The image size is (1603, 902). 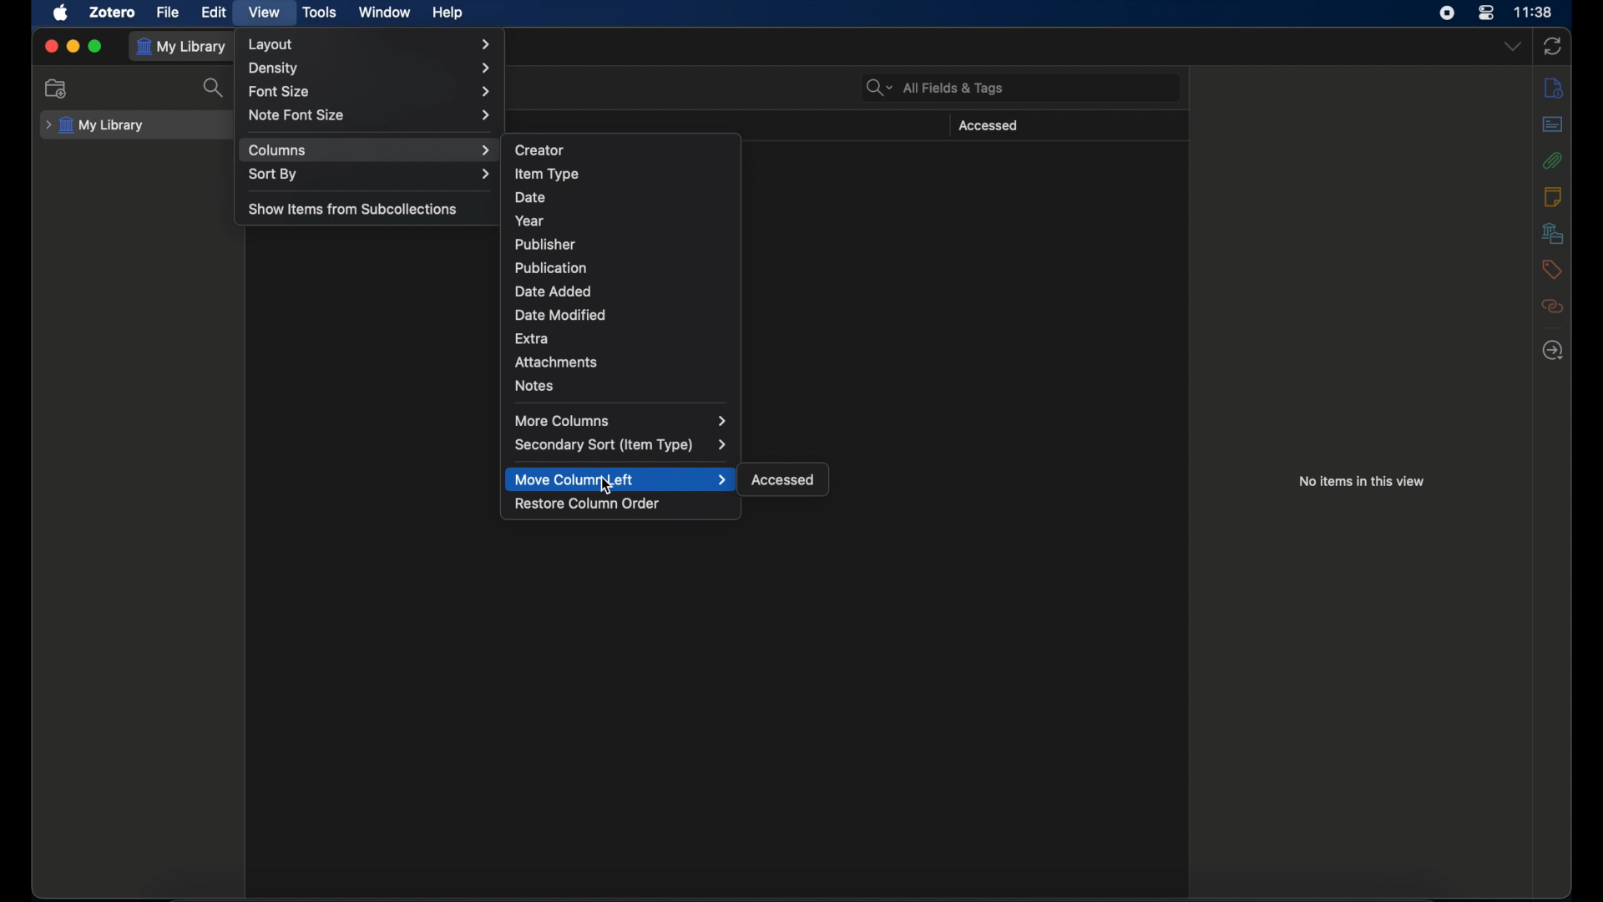 I want to click on note font size, so click(x=371, y=115).